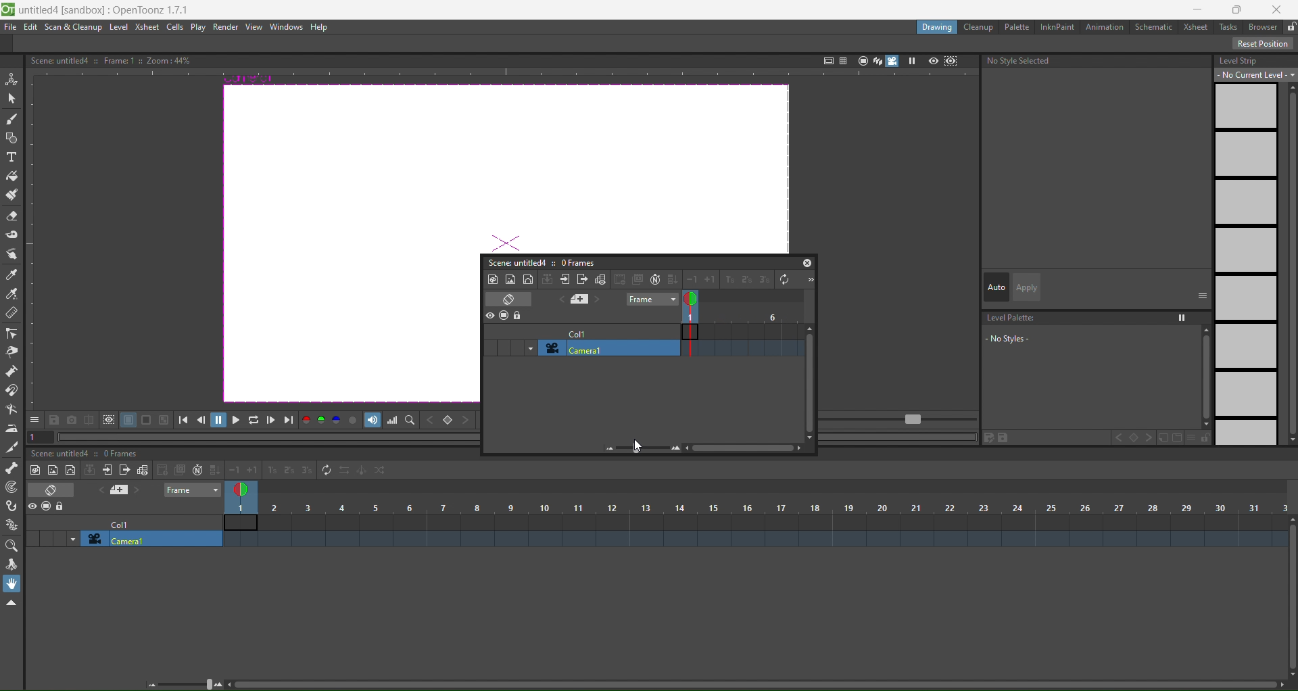  What do you see at coordinates (12, 409) in the screenshot?
I see `bender tool` at bounding box center [12, 409].